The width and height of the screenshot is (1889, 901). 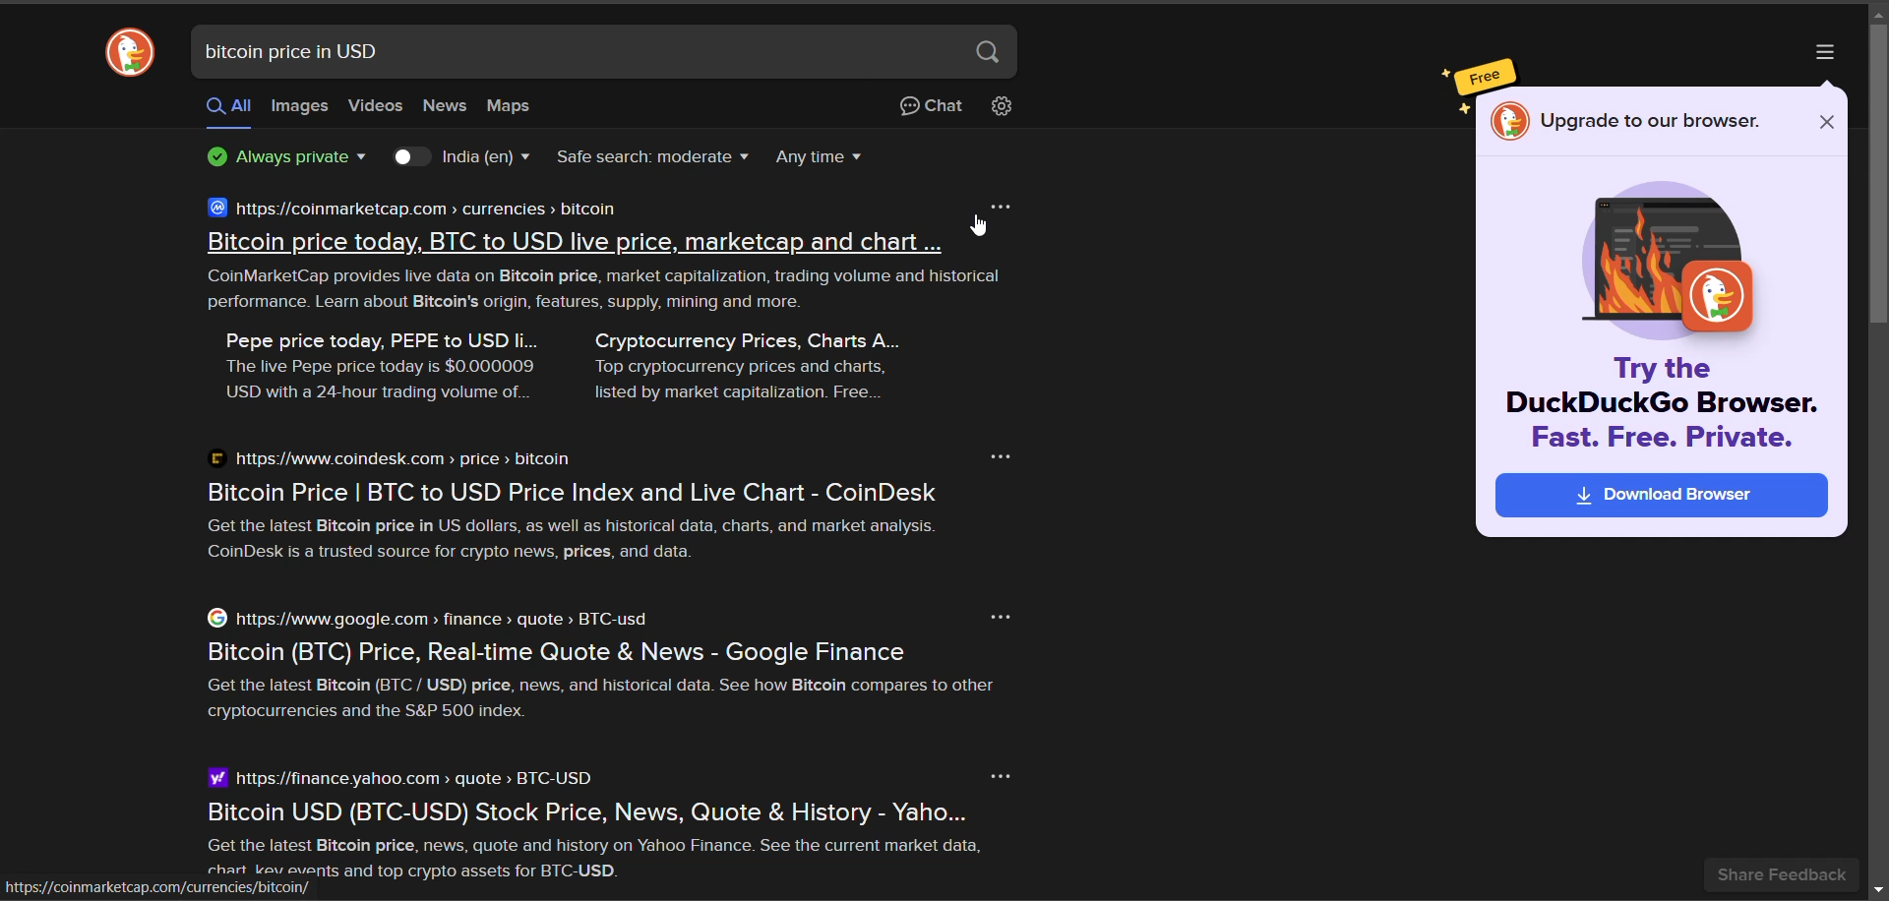 I want to click on https://coinmarketcap.com > currencies > bitcoin, so click(x=414, y=209).